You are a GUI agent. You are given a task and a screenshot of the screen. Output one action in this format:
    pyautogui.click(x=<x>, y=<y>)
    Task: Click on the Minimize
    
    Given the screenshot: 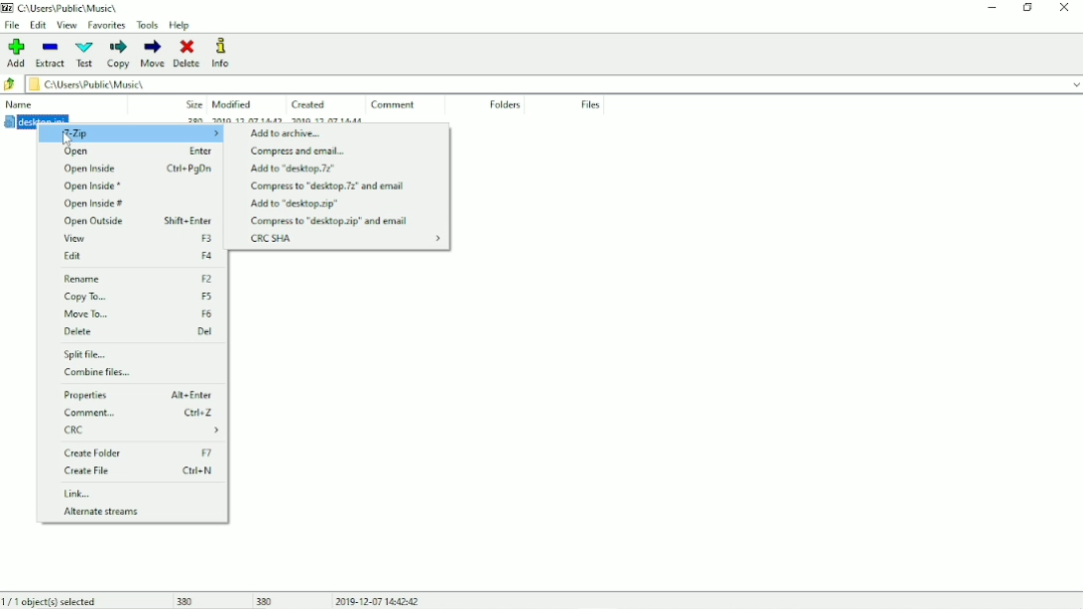 What is the action you would take?
    pyautogui.click(x=993, y=8)
    